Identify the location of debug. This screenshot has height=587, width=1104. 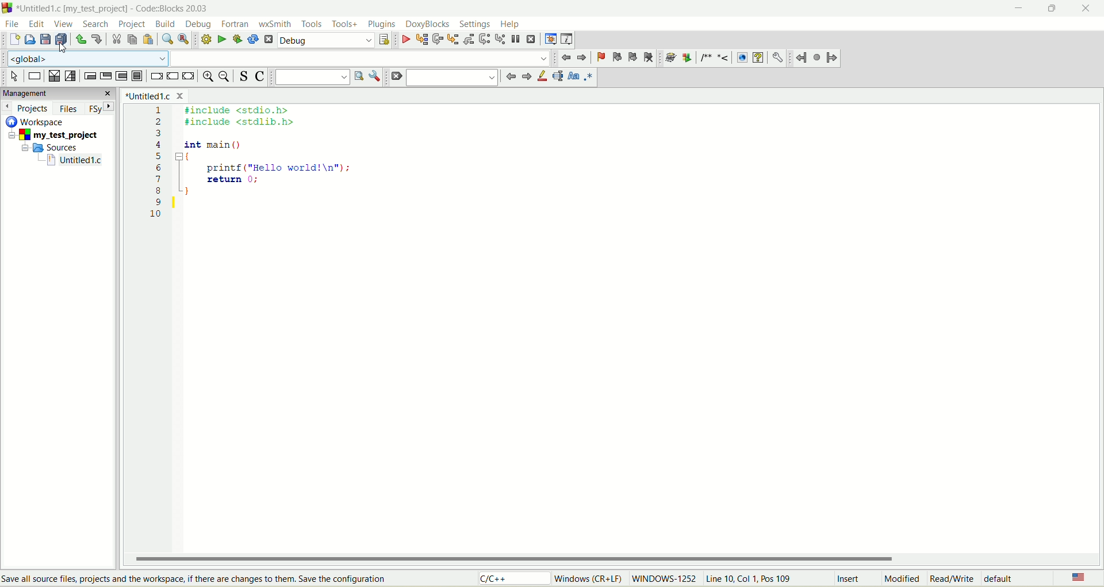
(325, 40).